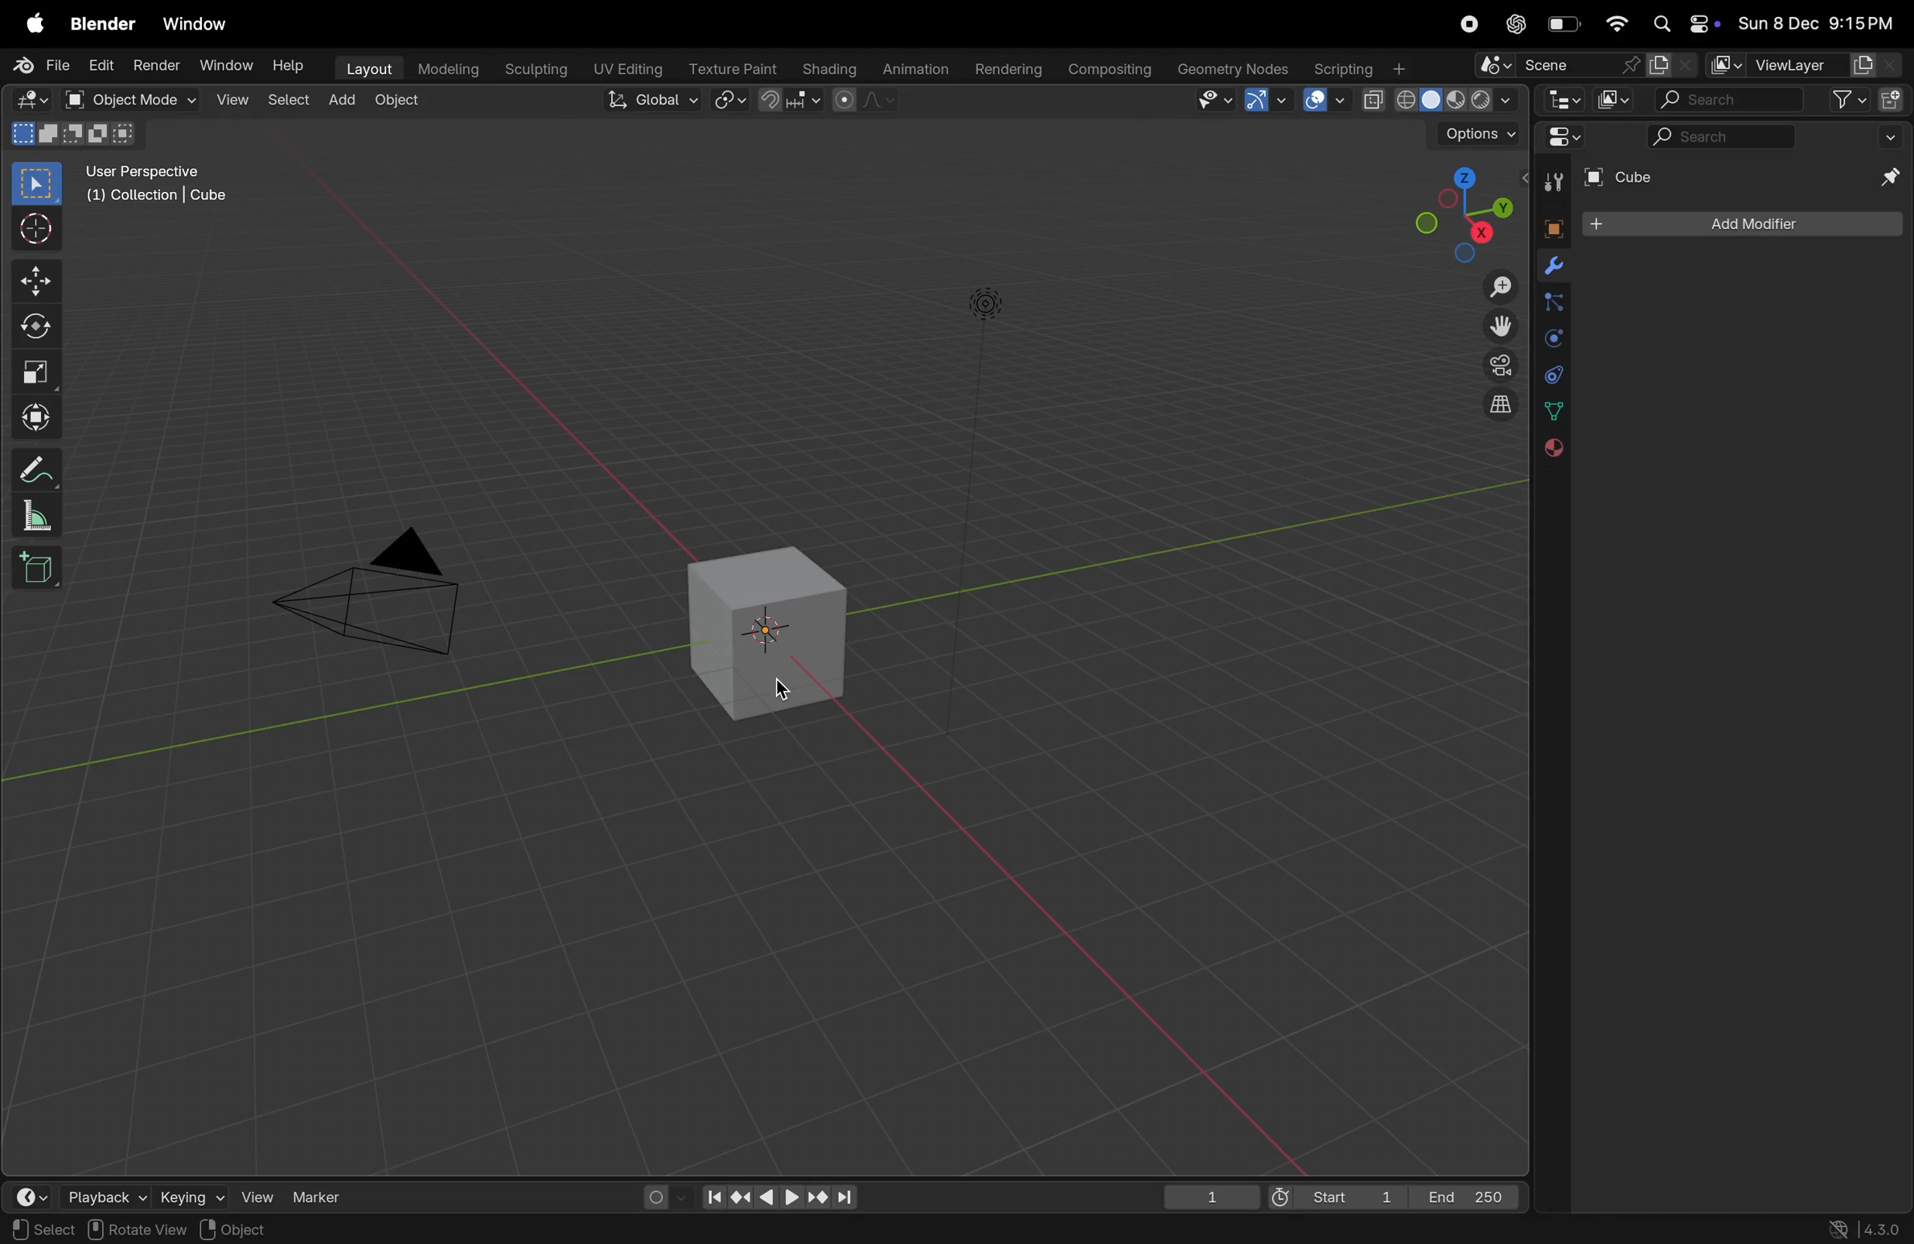 The image size is (1914, 1244). I want to click on object, so click(405, 103).